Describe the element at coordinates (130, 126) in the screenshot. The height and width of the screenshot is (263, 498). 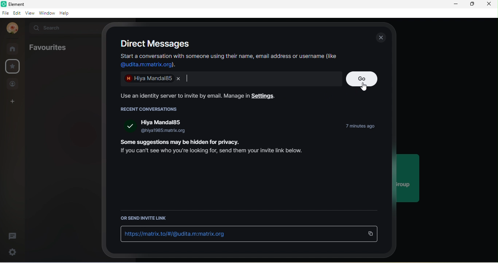
I see `selected` at that location.